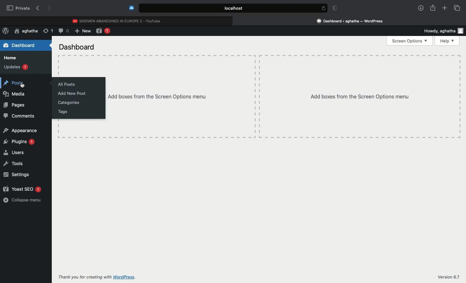  Describe the element at coordinates (117, 20) in the screenshot. I see `Youtube` at that location.